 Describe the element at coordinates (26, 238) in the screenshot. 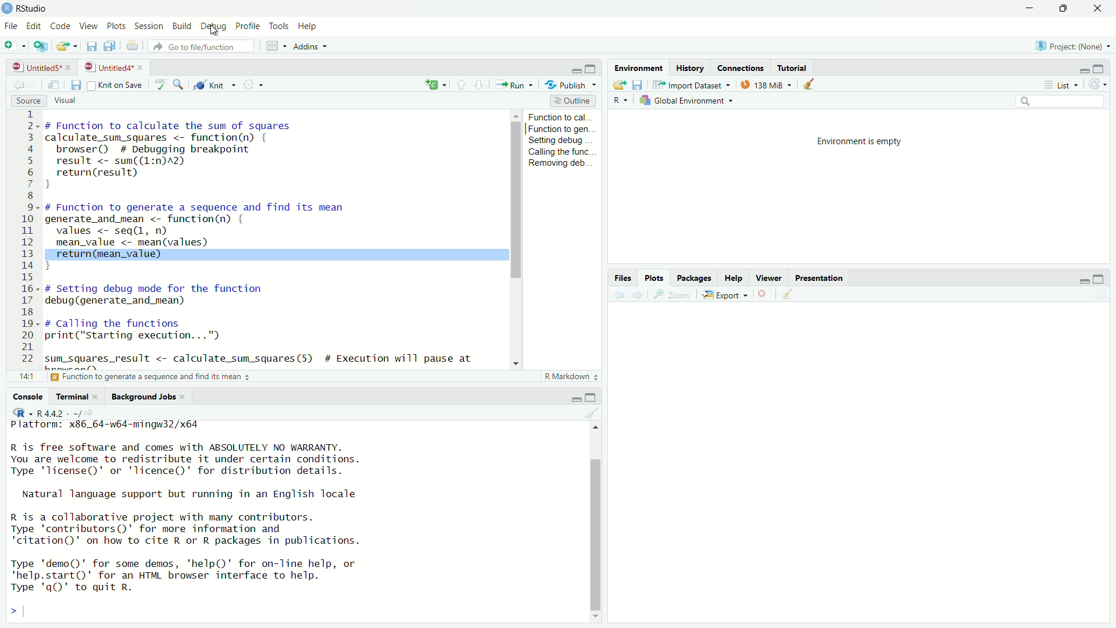

I see `serial numbers` at that location.